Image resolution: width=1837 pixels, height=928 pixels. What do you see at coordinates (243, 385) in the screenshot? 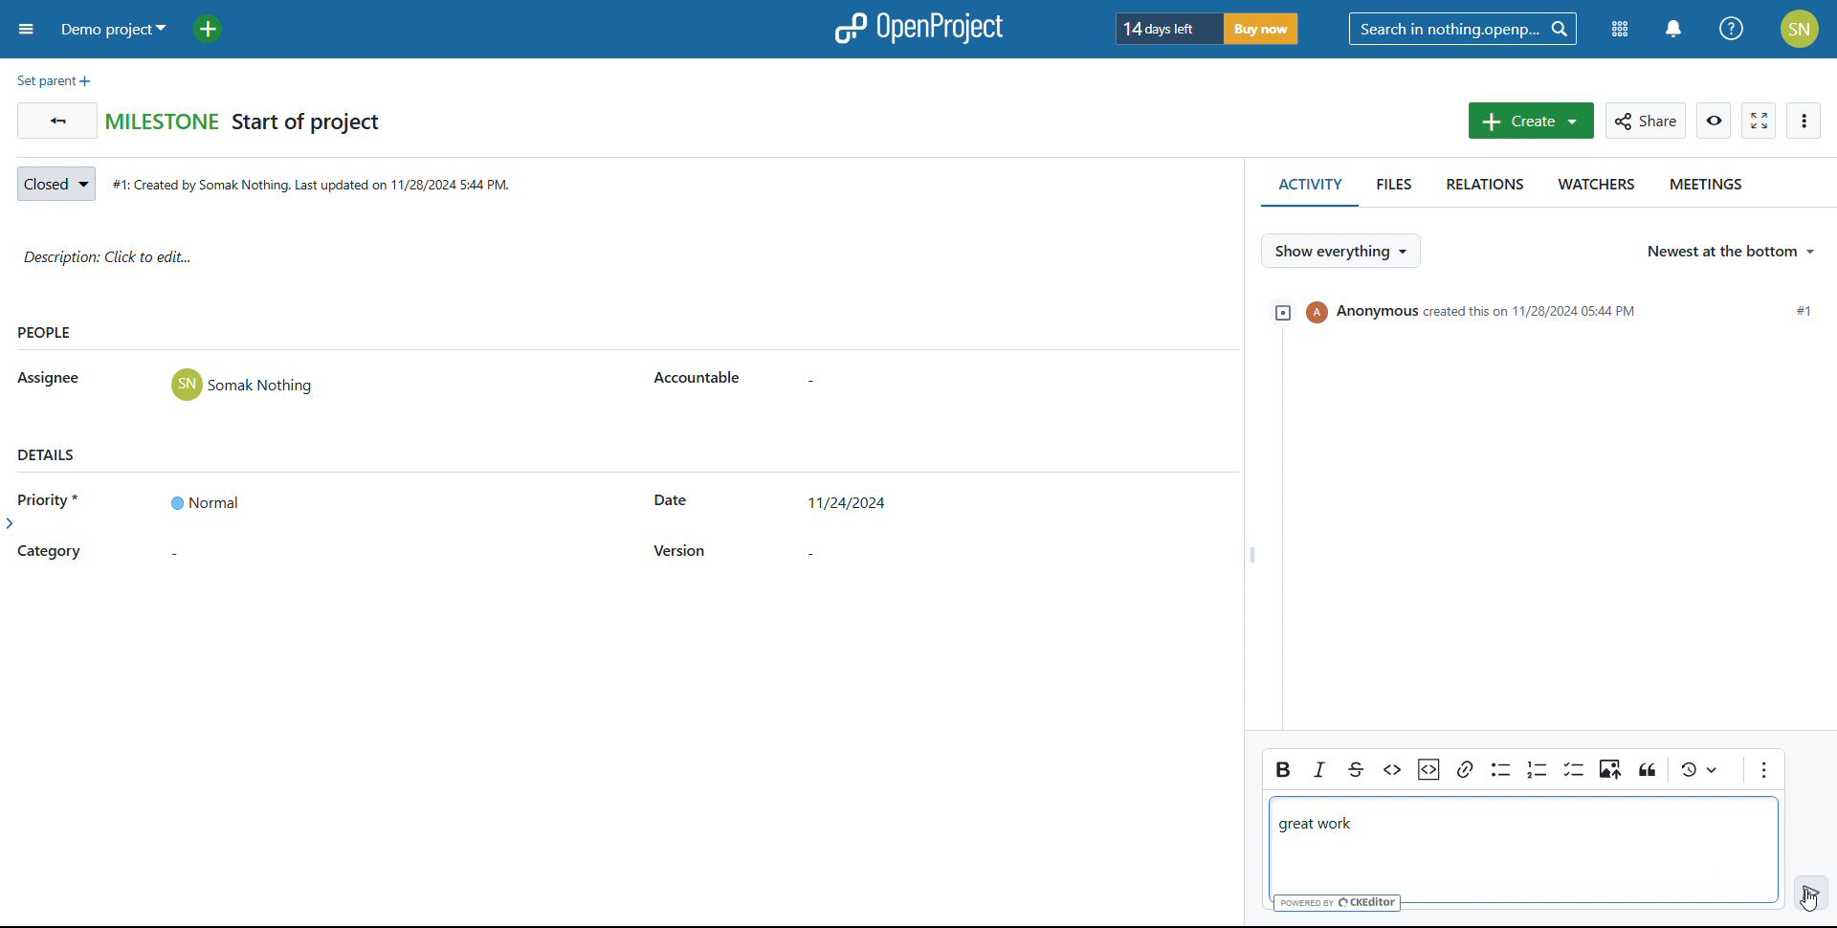
I see `user` at bounding box center [243, 385].